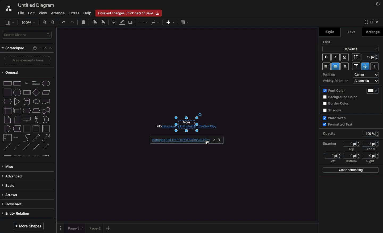 The height and width of the screenshot is (233, 383). I want to click on Close, so click(52, 49).